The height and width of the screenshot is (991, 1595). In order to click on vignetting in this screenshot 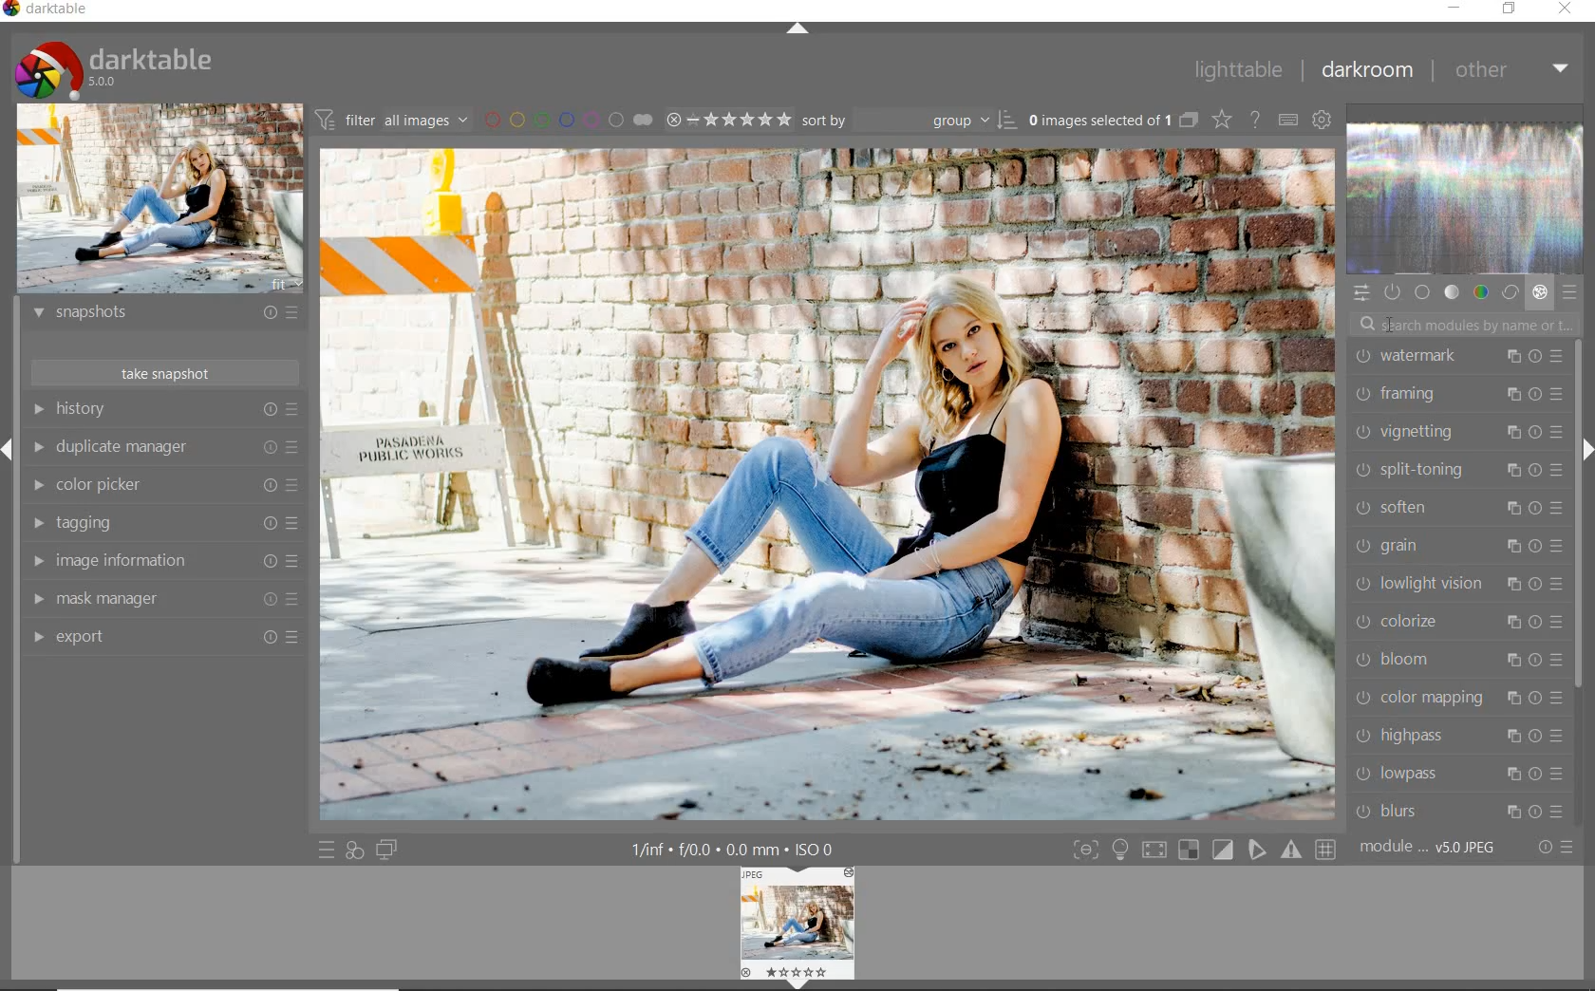, I will do `click(1456, 433)`.